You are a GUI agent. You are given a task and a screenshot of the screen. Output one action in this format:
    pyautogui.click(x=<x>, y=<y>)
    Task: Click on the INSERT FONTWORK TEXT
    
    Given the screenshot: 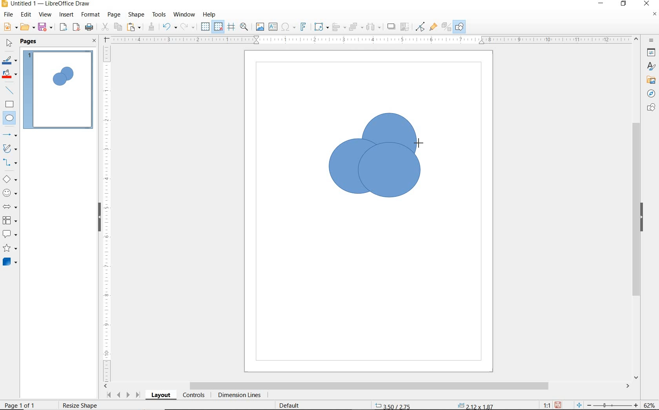 What is the action you would take?
    pyautogui.click(x=302, y=27)
    